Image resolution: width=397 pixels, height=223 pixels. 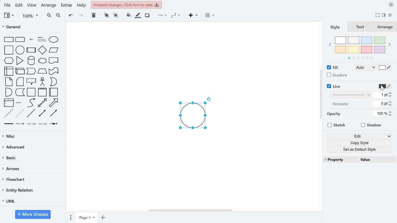 What do you see at coordinates (192, 116) in the screenshot?
I see `circle added` at bounding box center [192, 116].